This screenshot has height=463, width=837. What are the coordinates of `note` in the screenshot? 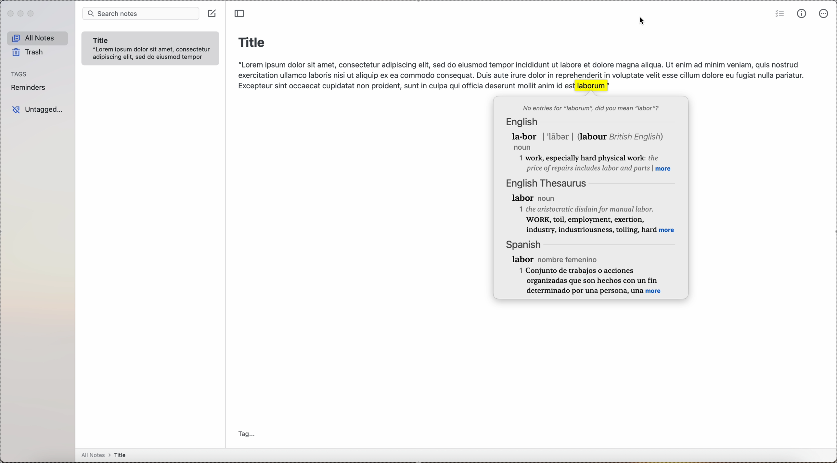 It's located at (590, 106).